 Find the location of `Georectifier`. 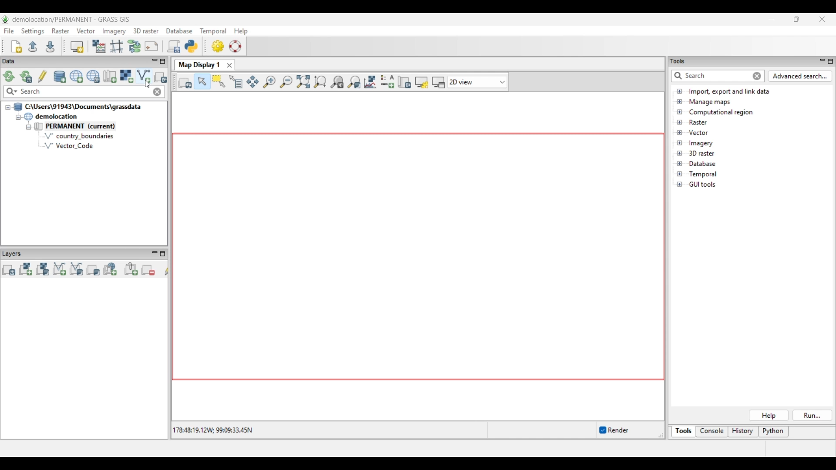

Georectifier is located at coordinates (117, 47).